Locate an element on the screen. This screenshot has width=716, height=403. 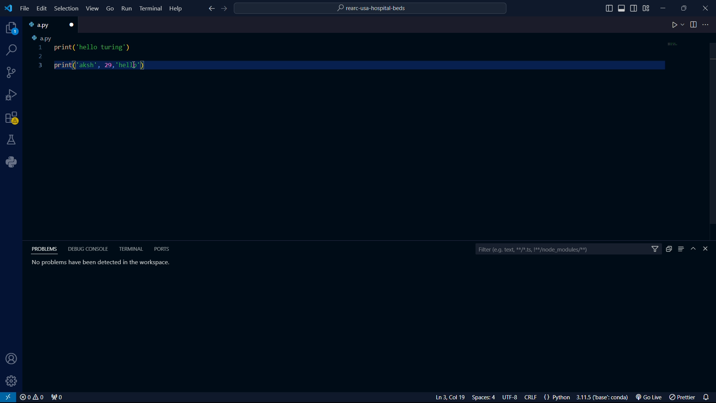
maximize is located at coordinates (685, 8).